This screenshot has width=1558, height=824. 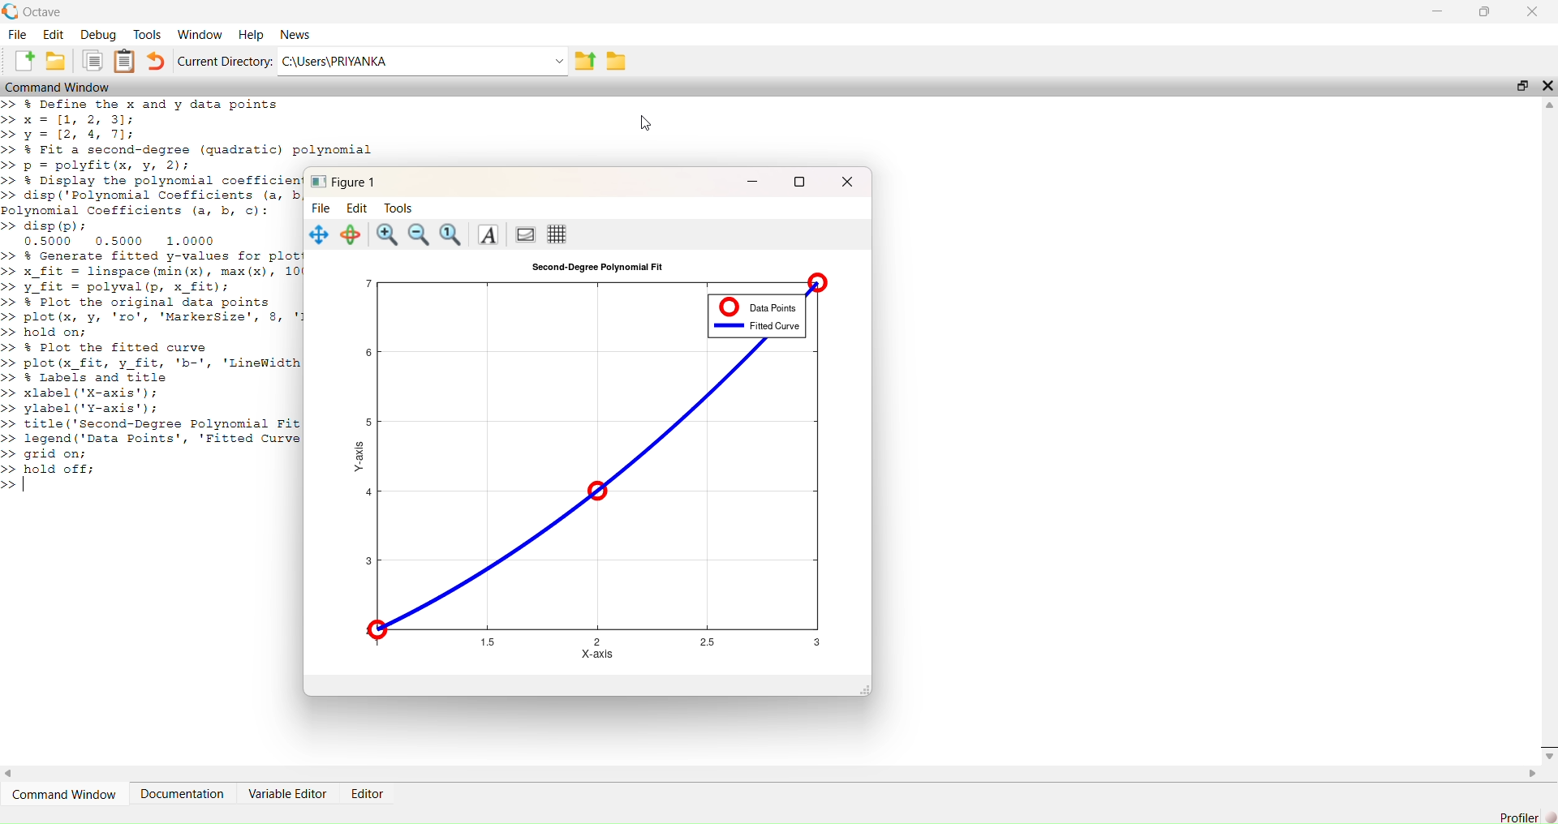 What do you see at coordinates (36, 12) in the screenshot?
I see `Octave` at bounding box center [36, 12].